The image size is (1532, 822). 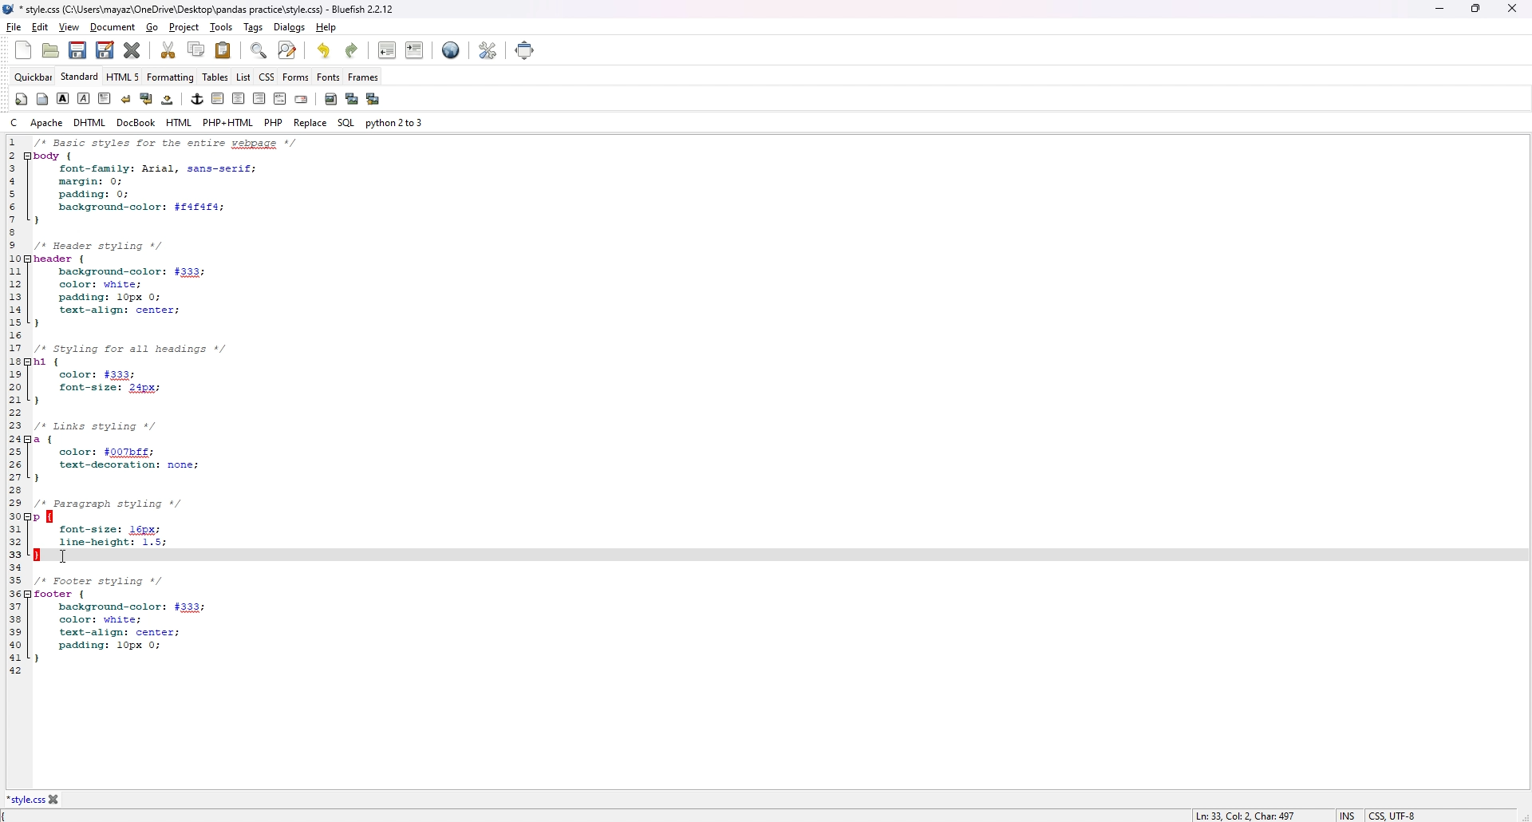 What do you see at coordinates (63, 558) in the screenshot?
I see `cursor` at bounding box center [63, 558].